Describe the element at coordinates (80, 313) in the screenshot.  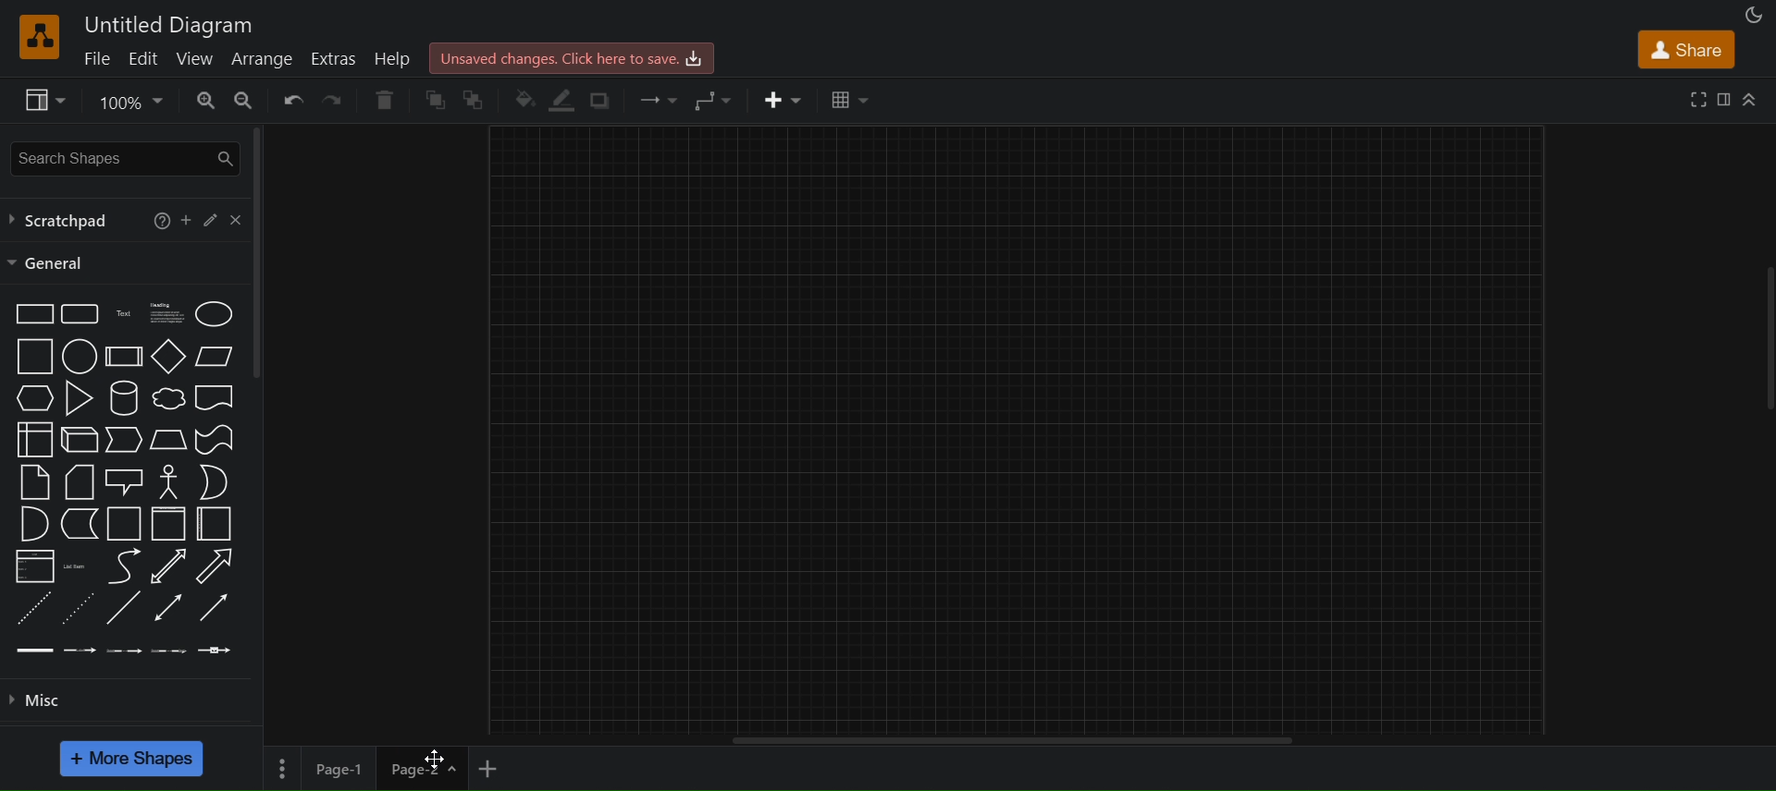
I see `rounded rectangle` at that location.